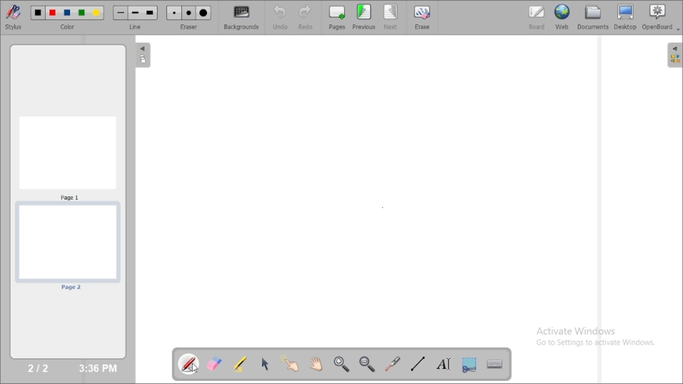 This screenshot has width=683, height=384. I want to click on 3:36 PM, so click(97, 369).